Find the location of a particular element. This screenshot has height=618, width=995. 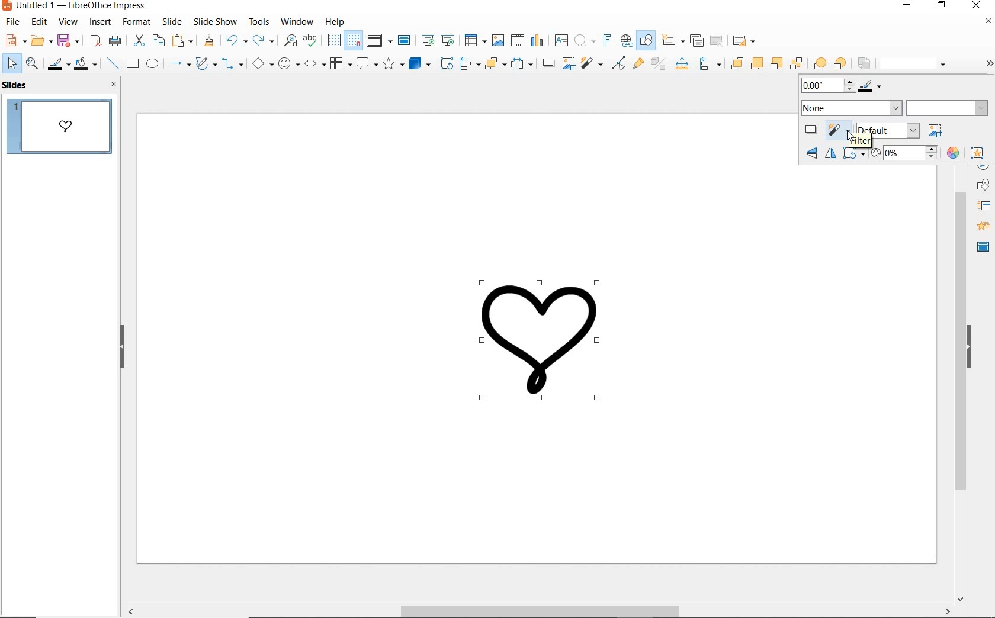

tools is located at coordinates (259, 22).